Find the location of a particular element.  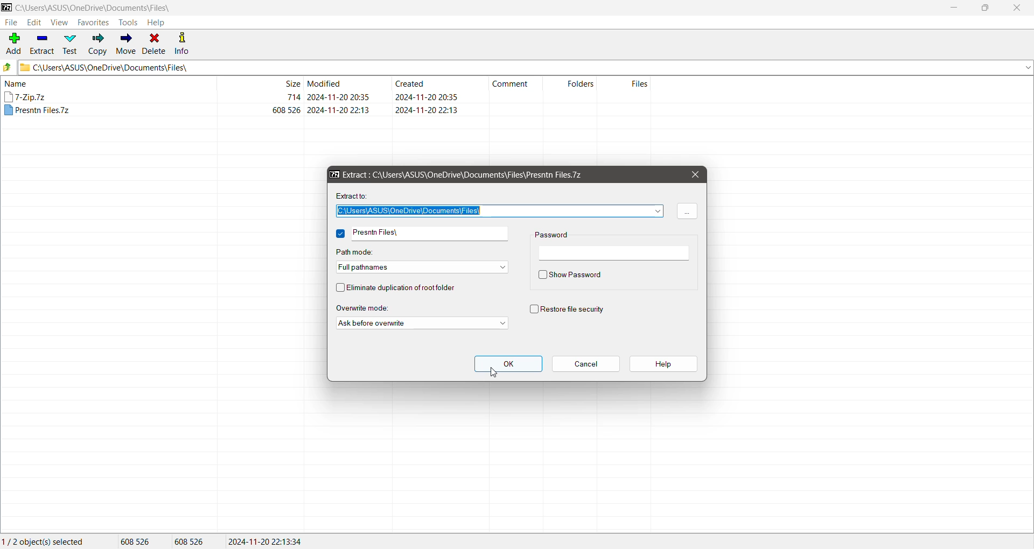

files is located at coordinates (640, 83).